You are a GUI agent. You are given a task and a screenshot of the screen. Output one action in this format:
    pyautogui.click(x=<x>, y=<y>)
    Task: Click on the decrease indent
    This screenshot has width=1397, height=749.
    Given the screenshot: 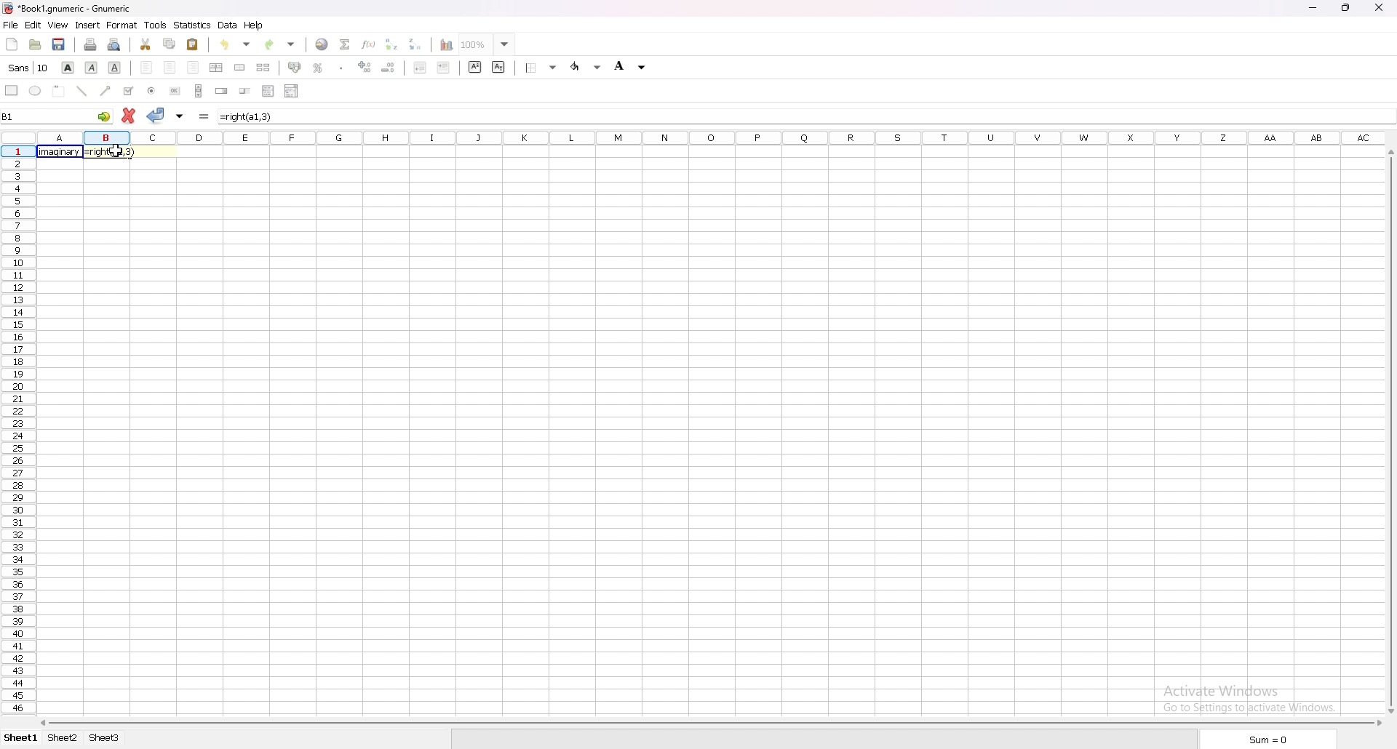 What is the action you would take?
    pyautogui.click(x=419, y=68)
    